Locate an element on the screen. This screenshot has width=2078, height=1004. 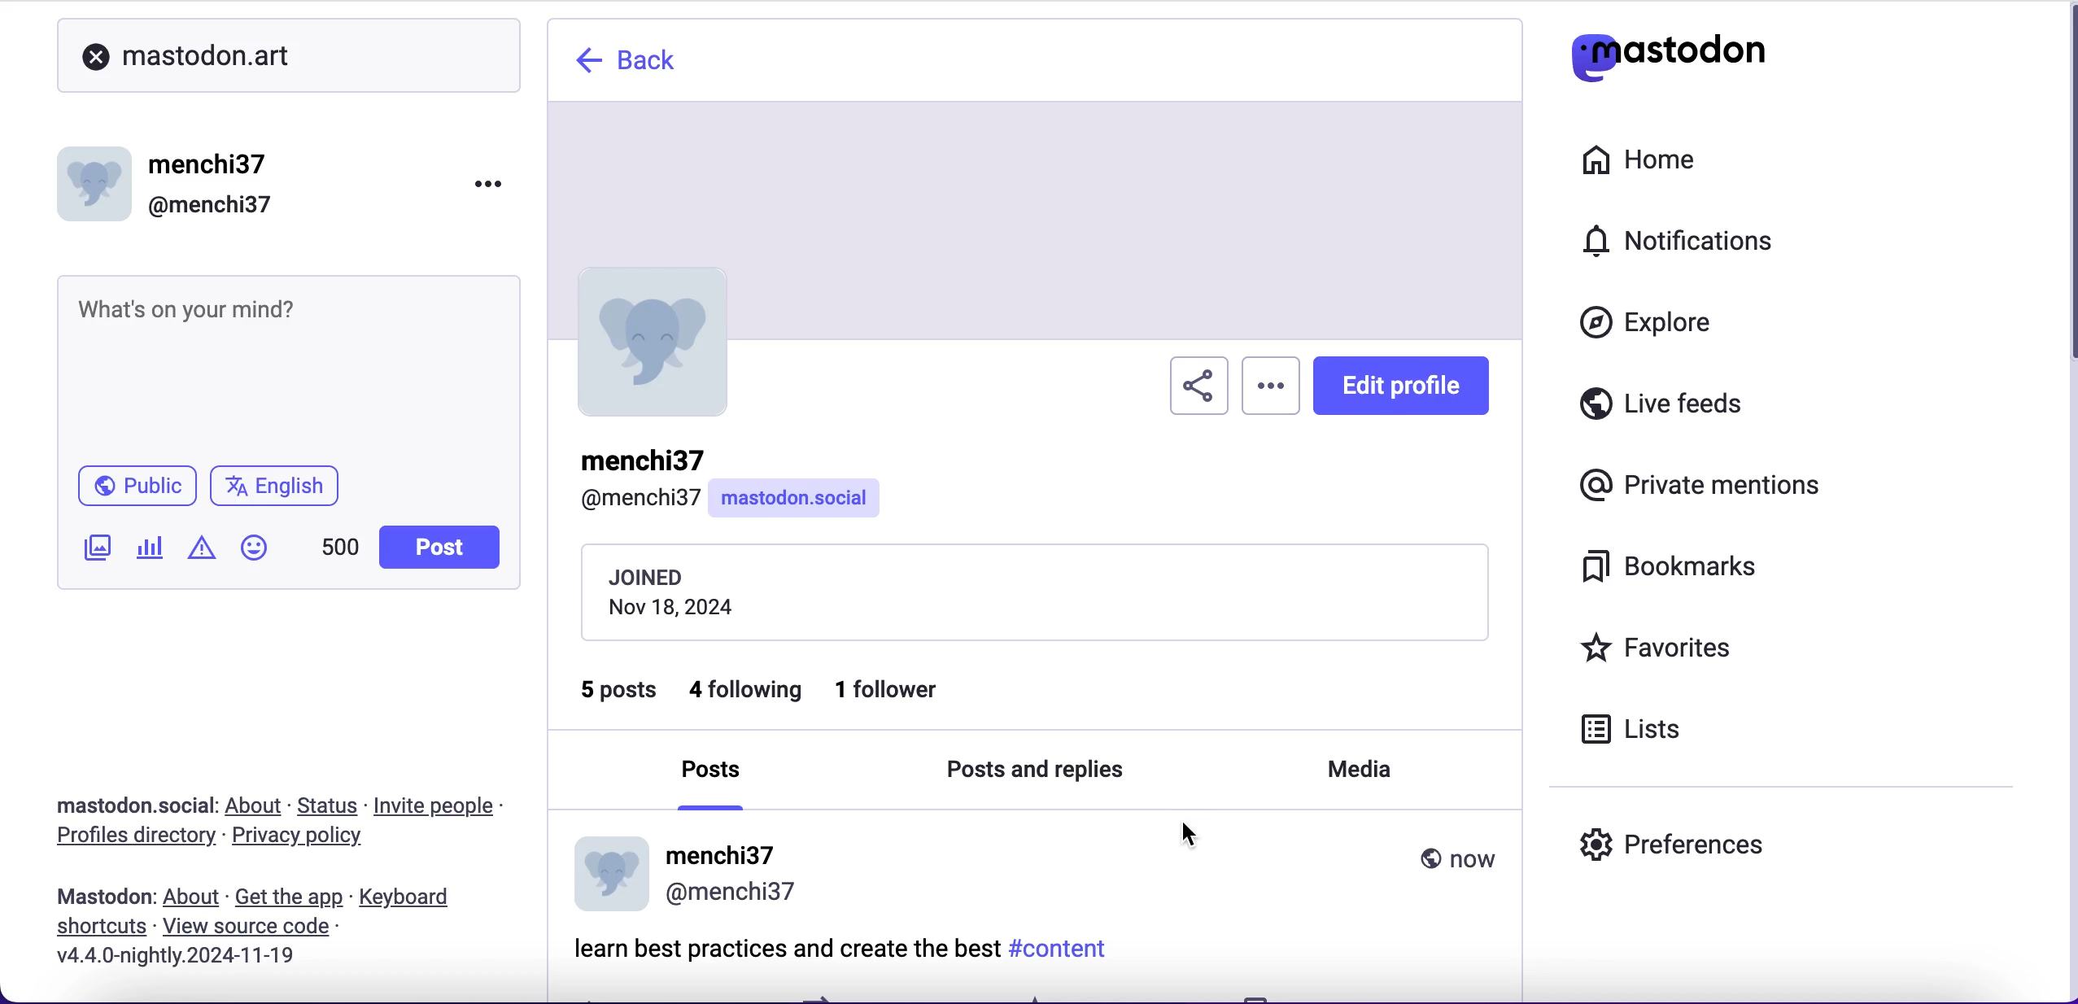
mastodon.social is located at coordinates (127, 801).